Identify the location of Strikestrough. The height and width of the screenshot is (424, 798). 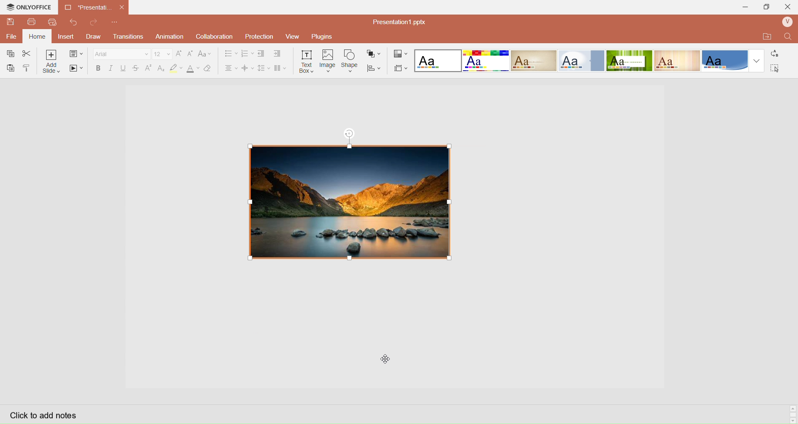
(135, 68).